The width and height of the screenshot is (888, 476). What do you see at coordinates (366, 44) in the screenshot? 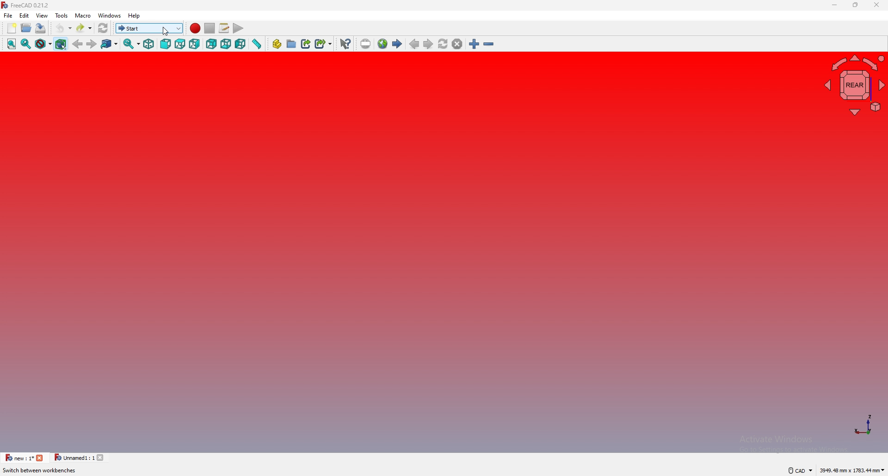
I see `set url` at bounding box center [366, 44].